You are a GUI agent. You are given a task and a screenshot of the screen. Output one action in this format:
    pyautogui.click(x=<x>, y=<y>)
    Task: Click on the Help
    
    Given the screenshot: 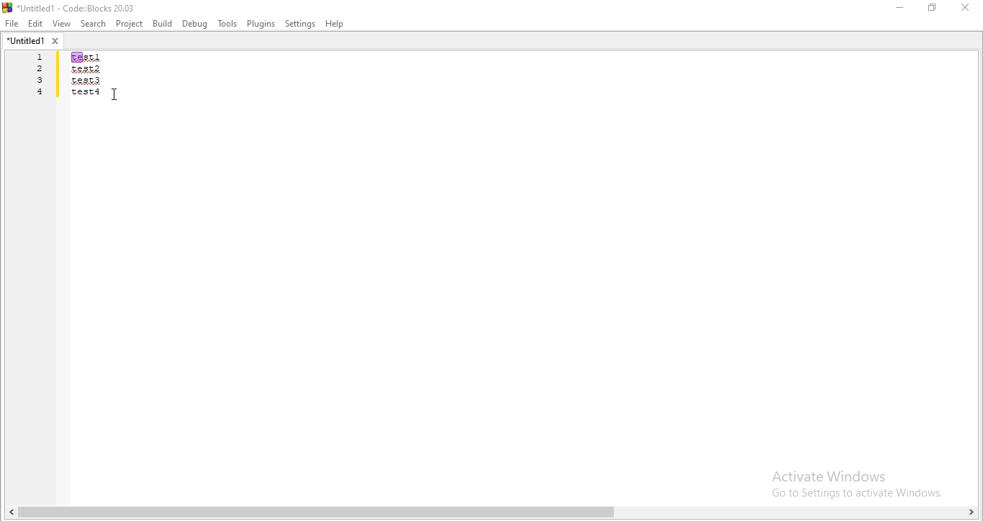 What is the action you would take?
    pyautogui.click(x=338, y=25)
    